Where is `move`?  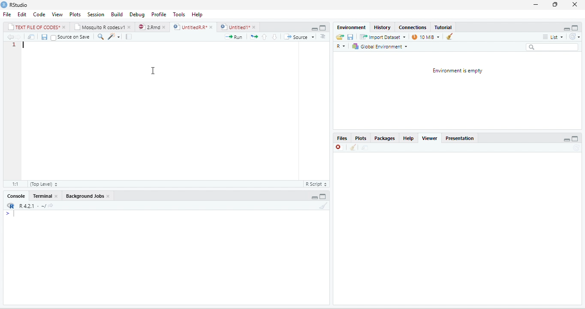
move is located at coordinates (31, 37).